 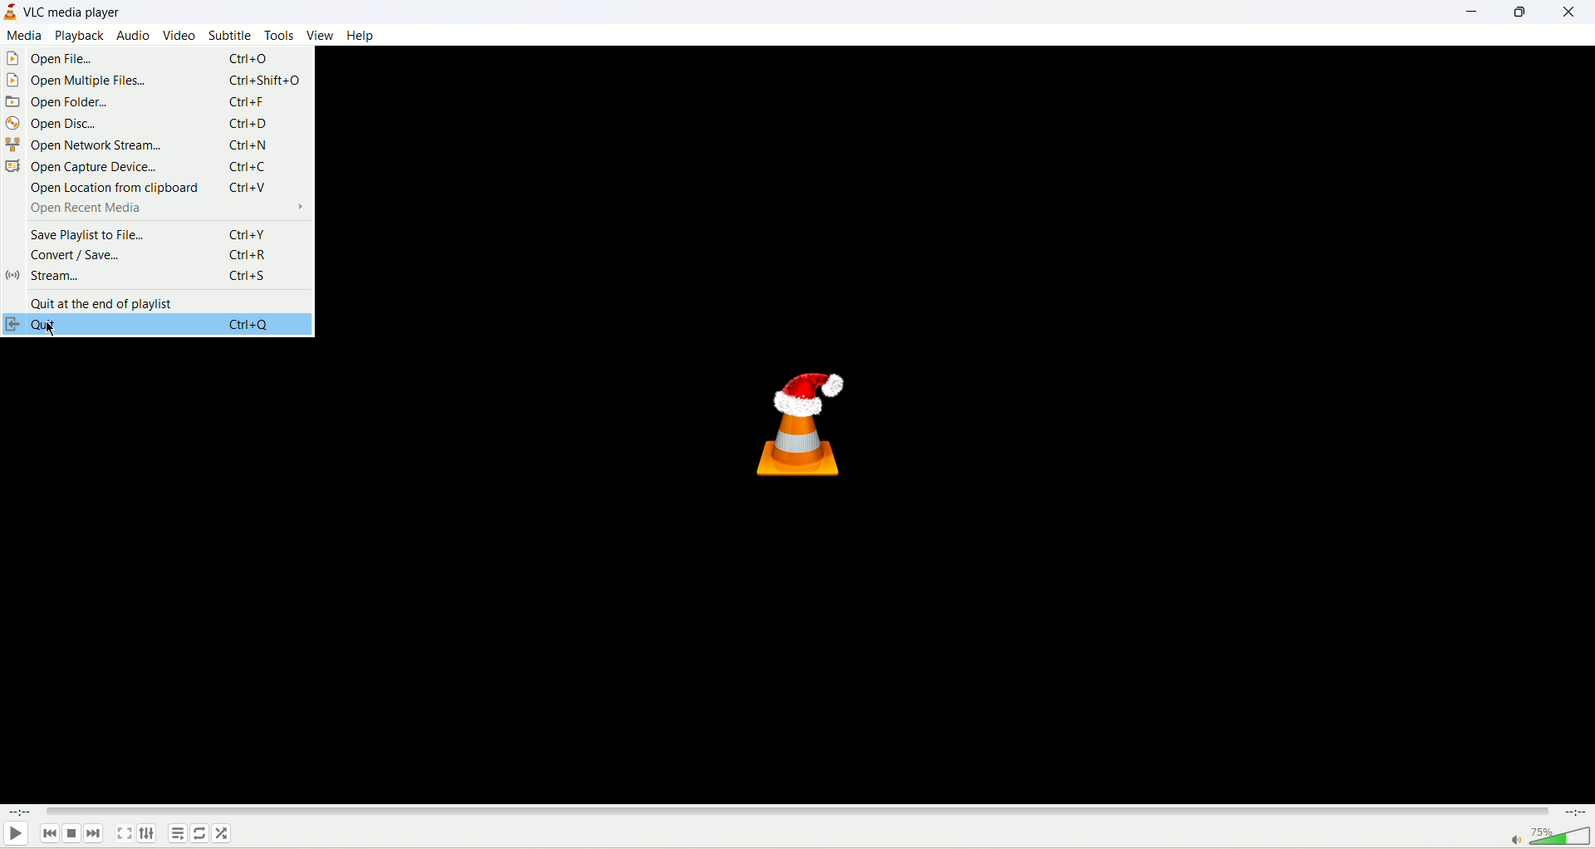 I want to click on open location from clipboard, so click(x=153, y=188).